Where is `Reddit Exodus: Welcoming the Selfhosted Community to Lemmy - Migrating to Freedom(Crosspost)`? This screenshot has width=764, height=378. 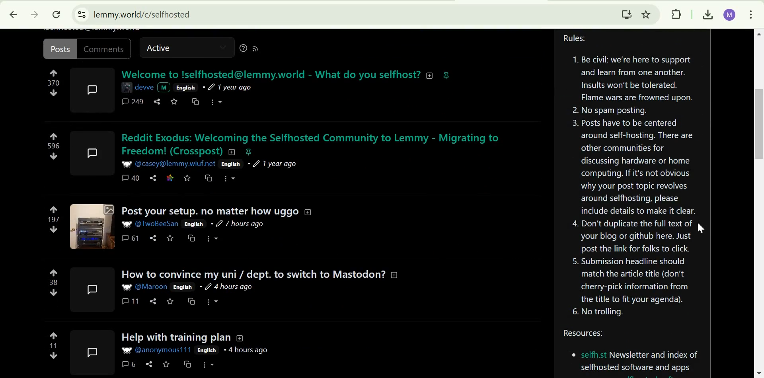 Reddit Exodus: Welcoming the Selfhosted Community to Lemmy - Migrating to Freedom(Crosspost) is located at coordinates (314, 144).